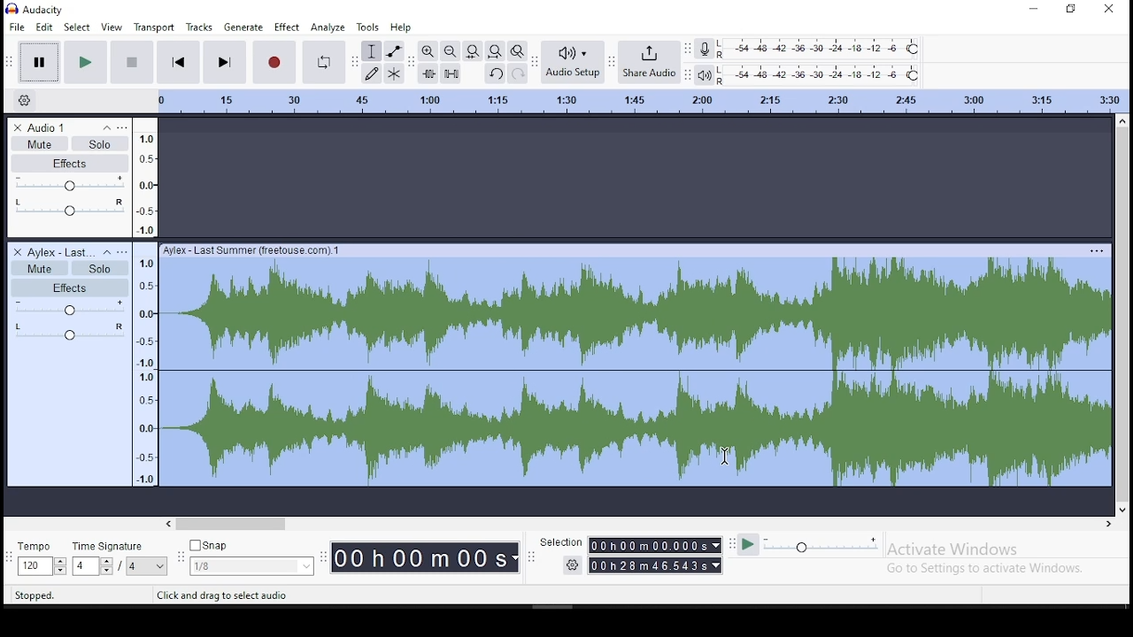 The height and width of the screenshot is (637, 1133). Describe the element at coordinates (62, 127) in the screenshot. I see `audio track name` at that location.